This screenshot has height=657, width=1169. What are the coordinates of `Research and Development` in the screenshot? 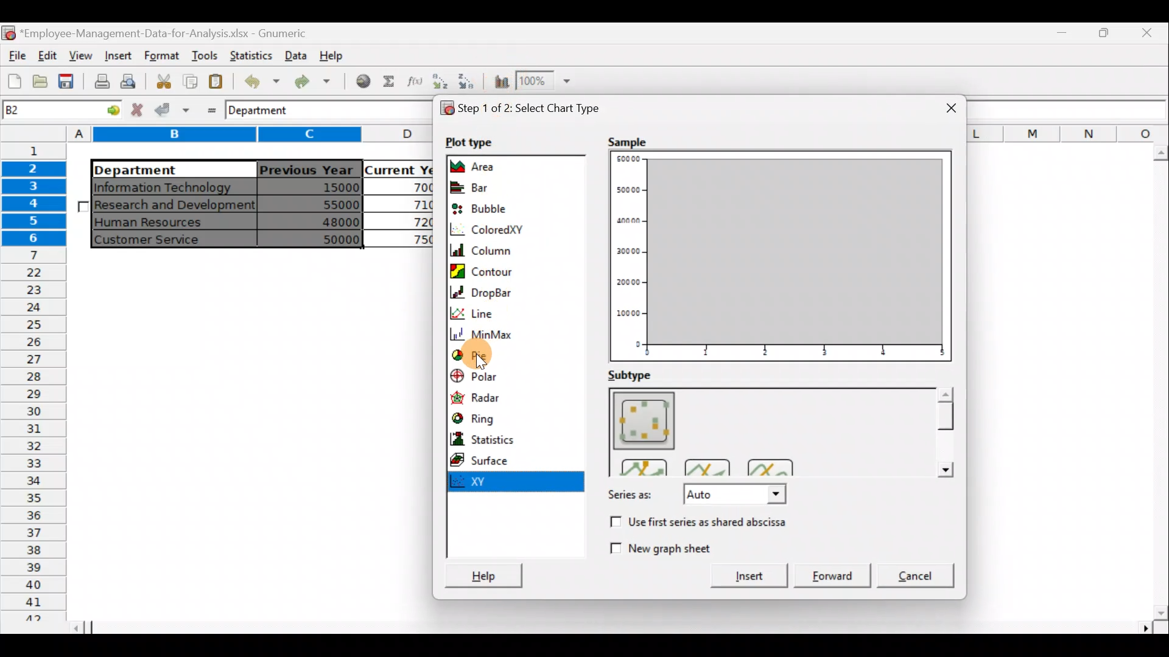 It's located at (175, 206).